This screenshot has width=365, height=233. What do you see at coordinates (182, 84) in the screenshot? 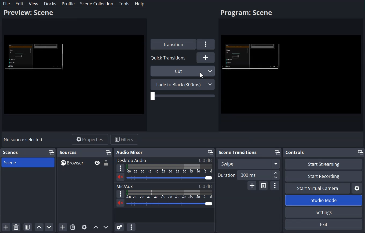
I see `Fade to Black` at bounding box center [182, 84].